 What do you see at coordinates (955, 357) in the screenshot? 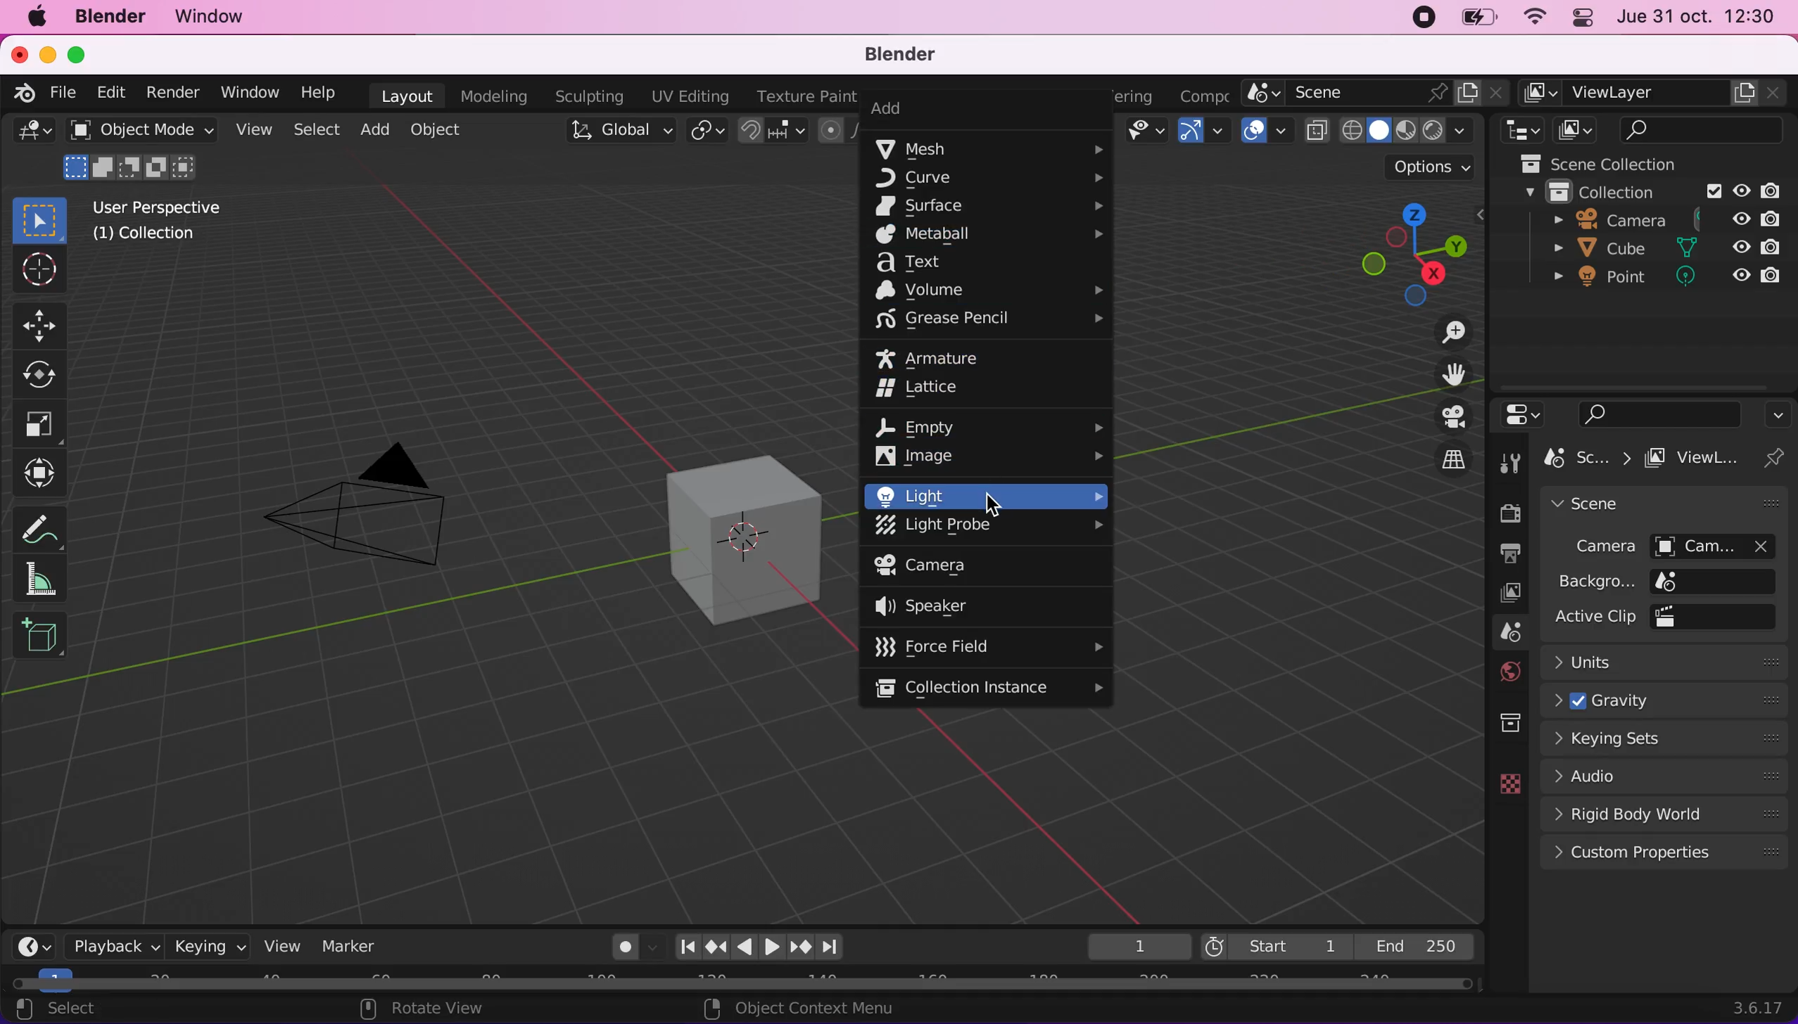
I see `armature` at bounding box center [955, 357].